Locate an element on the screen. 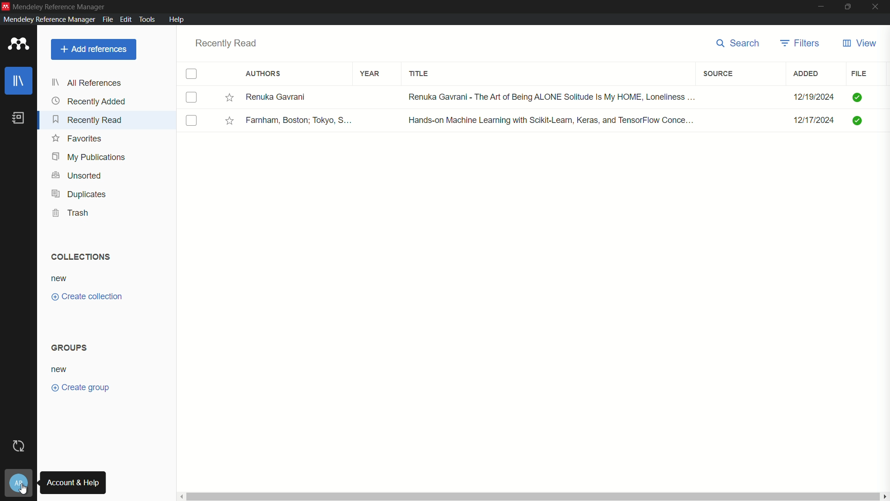 The width and height of the screenshot is (890, 501). groups is located at coordinates (69, 347).